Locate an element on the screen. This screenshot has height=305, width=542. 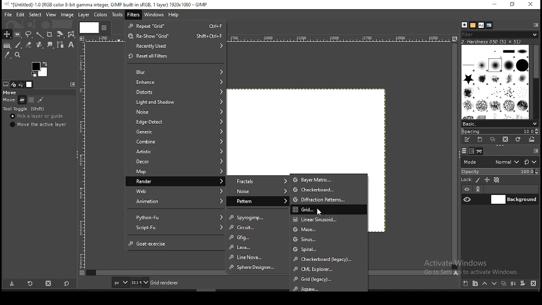
select is located at coordinates (34, 14).